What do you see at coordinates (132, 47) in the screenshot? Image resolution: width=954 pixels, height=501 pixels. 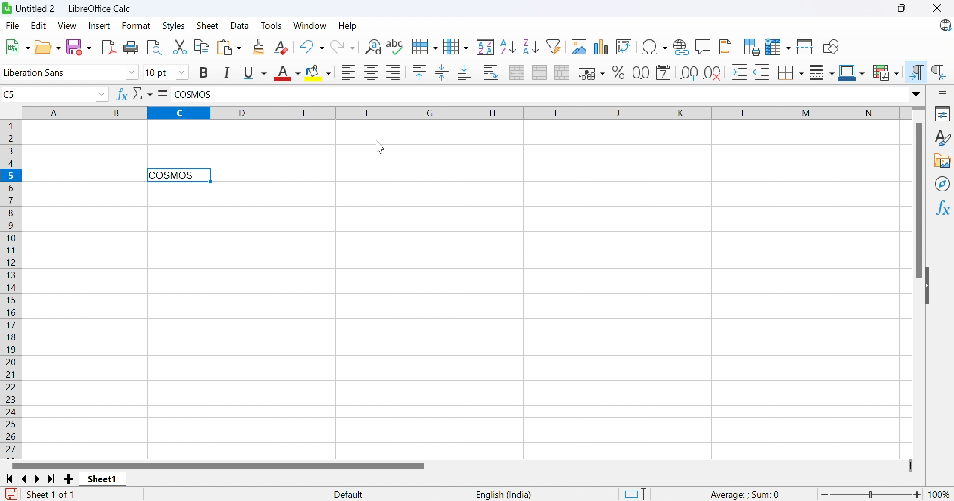 I see `Print` at bounding box center [132, 47].